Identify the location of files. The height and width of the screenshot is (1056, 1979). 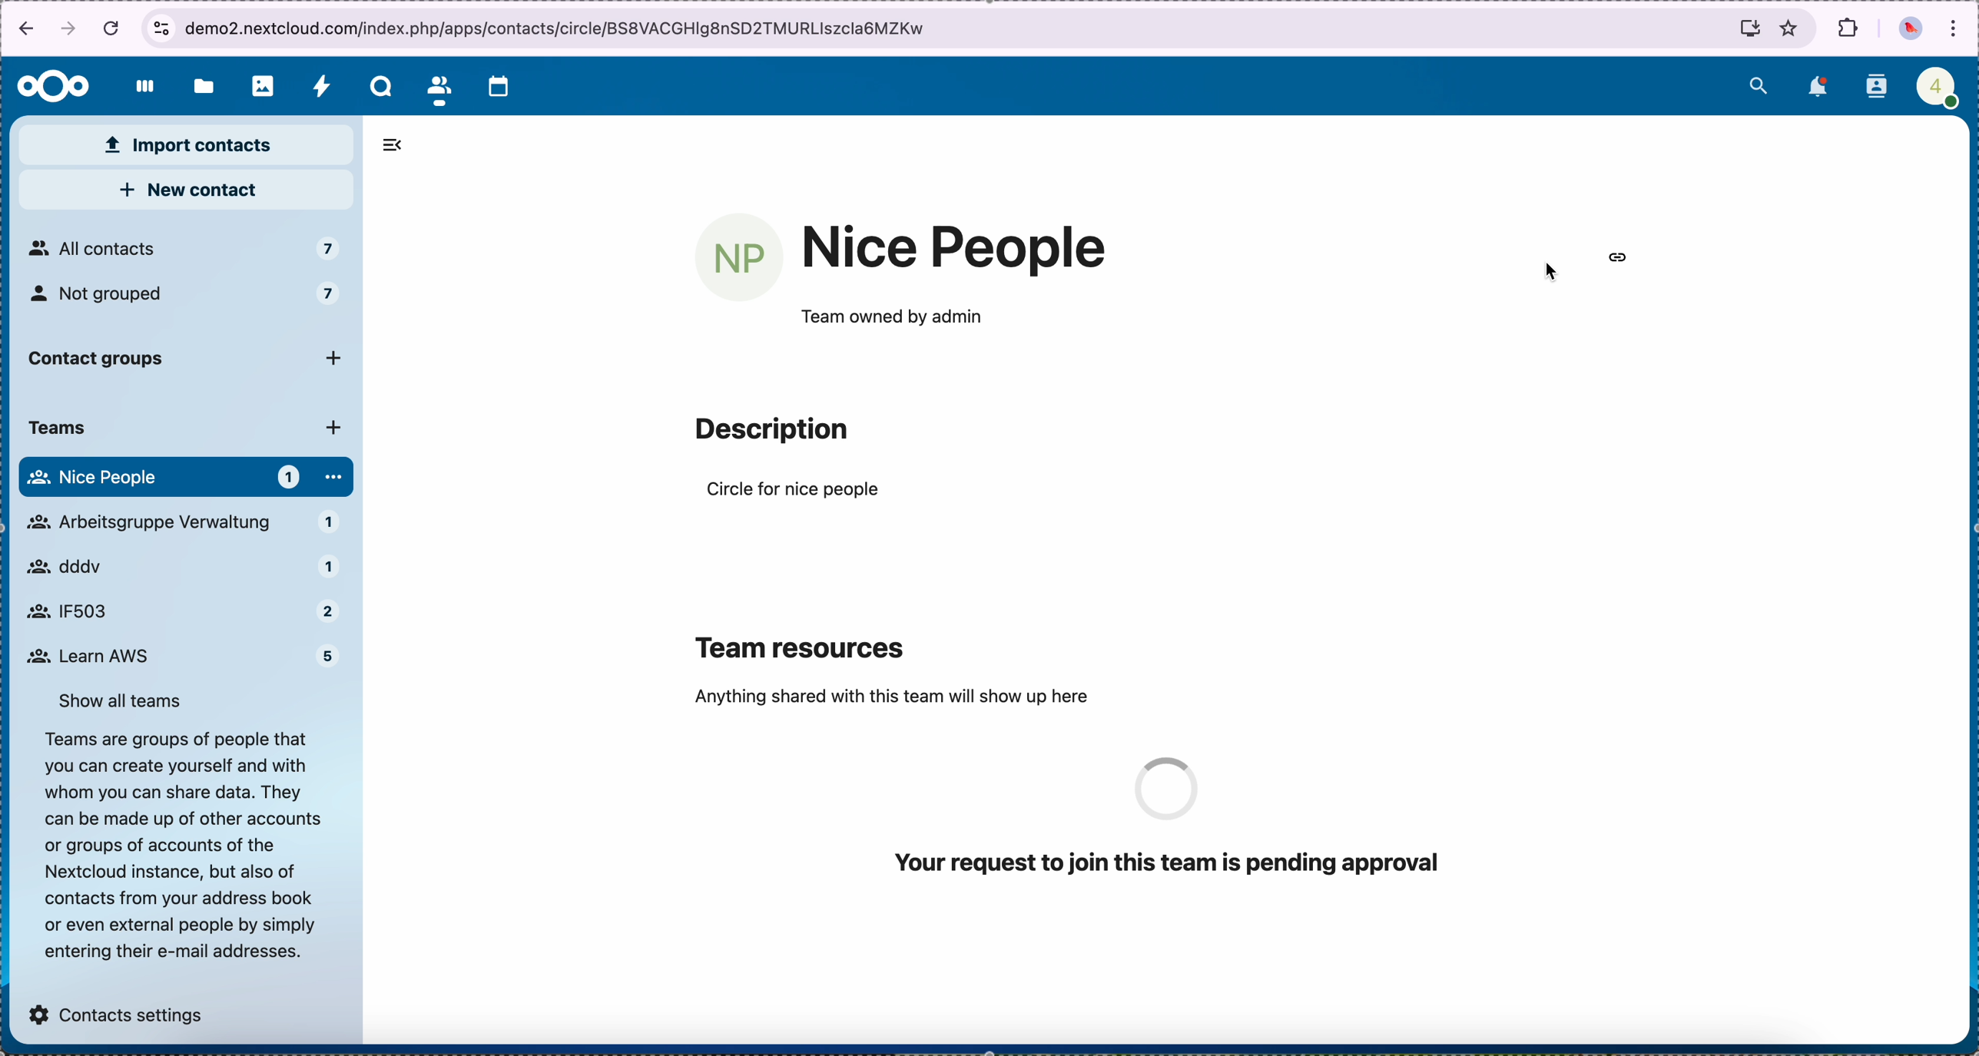
(201, 84).